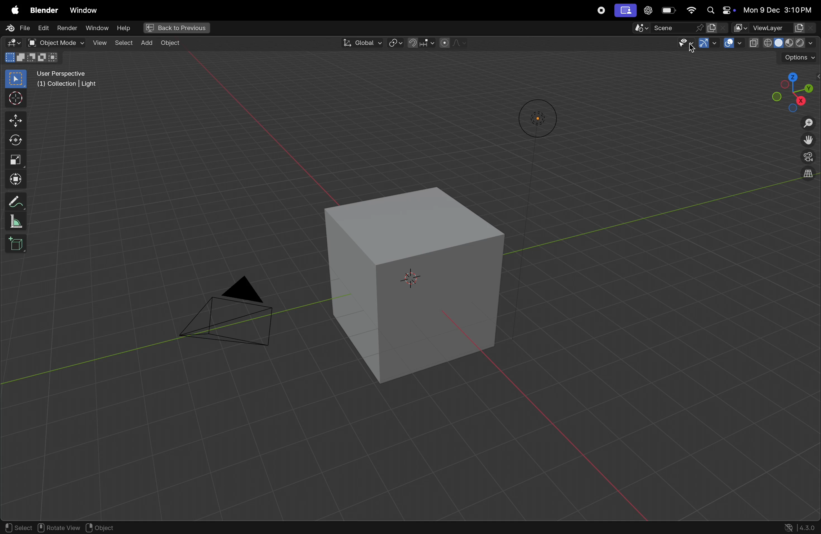  What do you see at coordinates (176, 28) in the screenshot?
I see `back to previous` at bounding box center [176, 28].